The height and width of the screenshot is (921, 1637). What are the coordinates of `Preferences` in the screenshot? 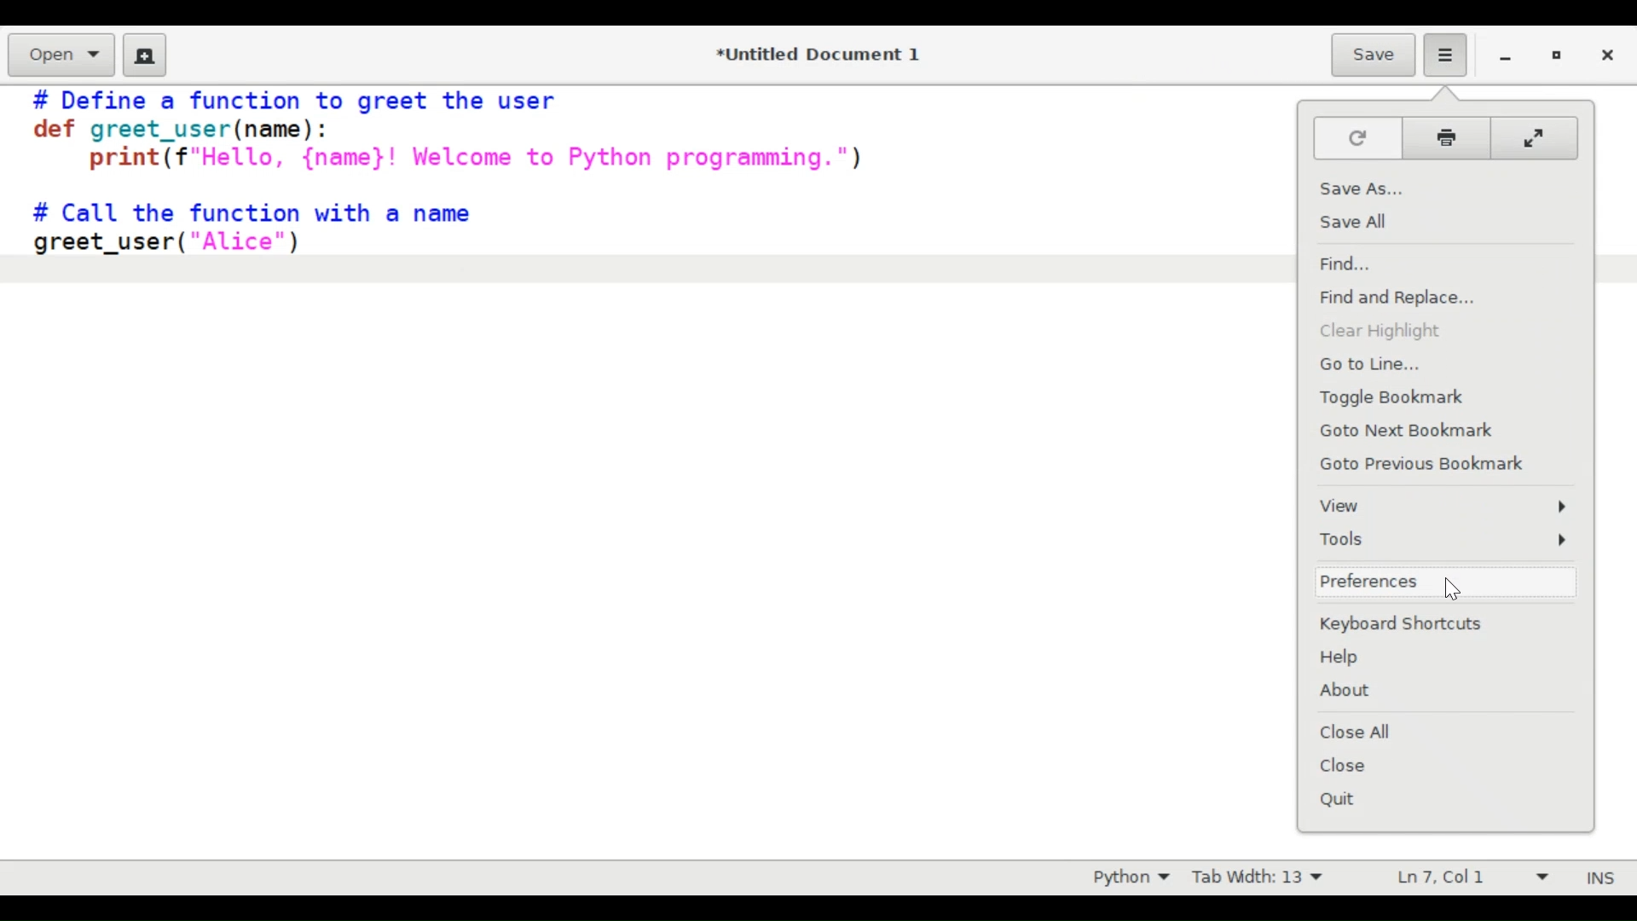 It's located at (1310, 55).